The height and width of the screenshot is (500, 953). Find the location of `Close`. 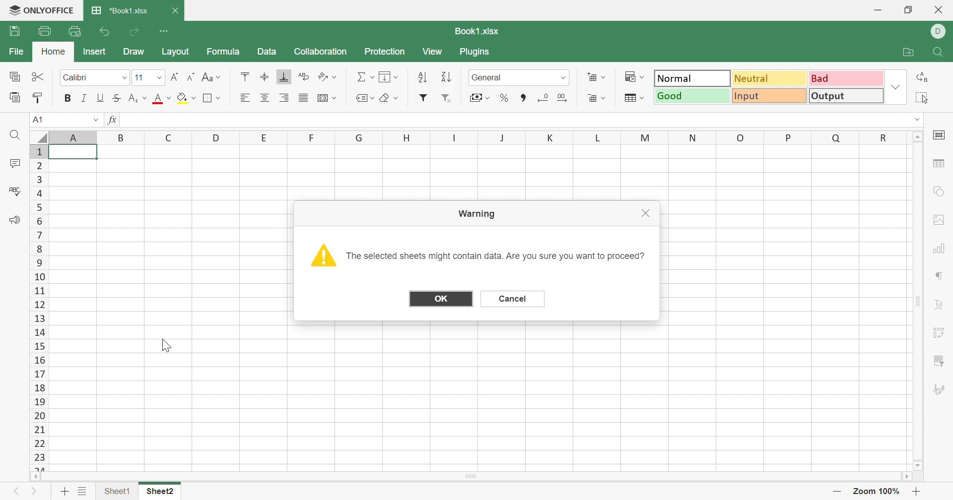

Close is located at coordinates (941, 11).